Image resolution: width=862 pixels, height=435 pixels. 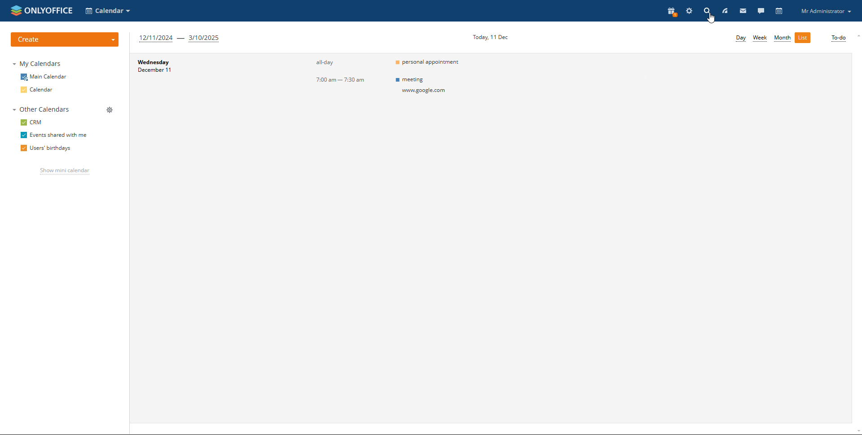 I want to click on cursor, so click(x=711, y=18).